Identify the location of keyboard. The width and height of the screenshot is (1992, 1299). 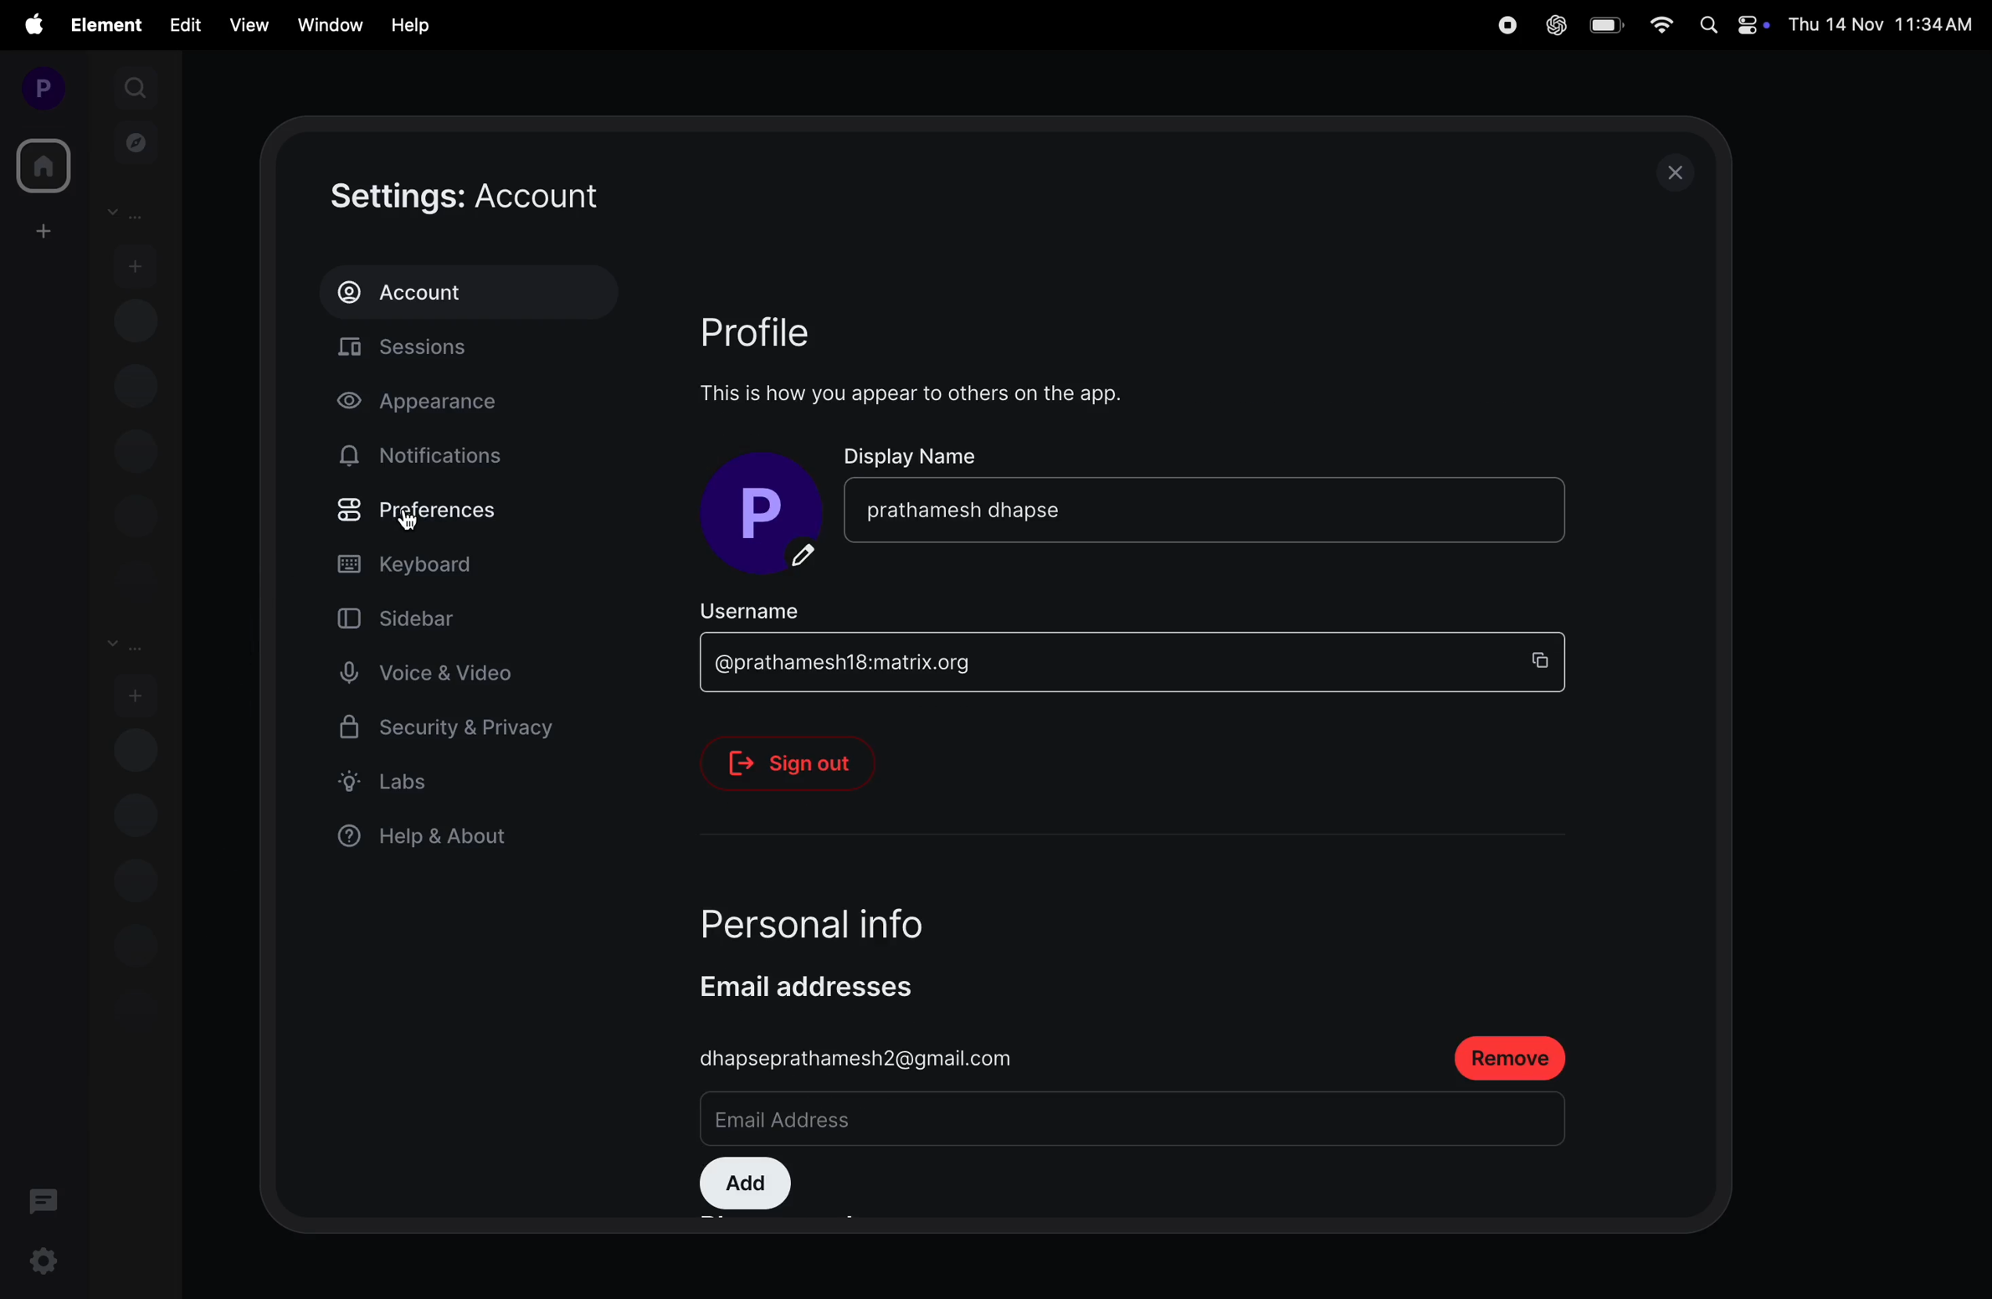
(446, 567).